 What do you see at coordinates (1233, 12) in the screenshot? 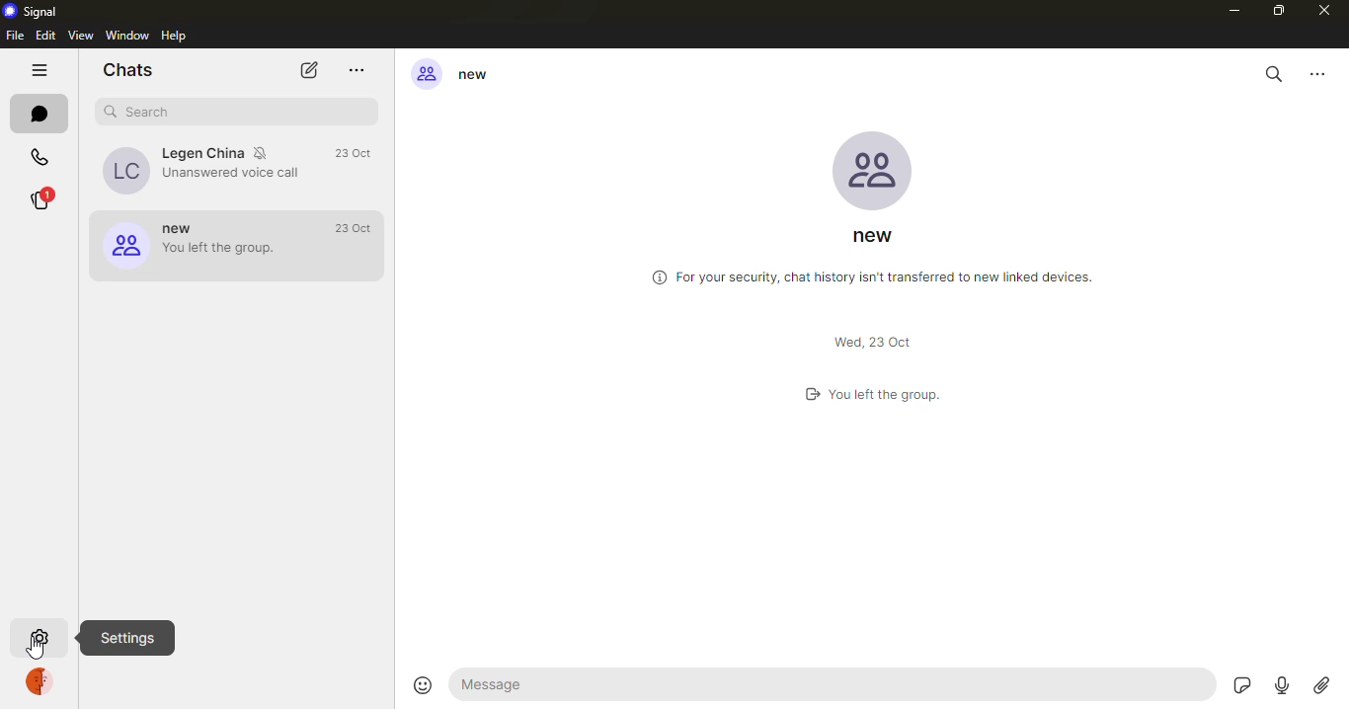
I see `minimize` at bounding box center [1233, 12].